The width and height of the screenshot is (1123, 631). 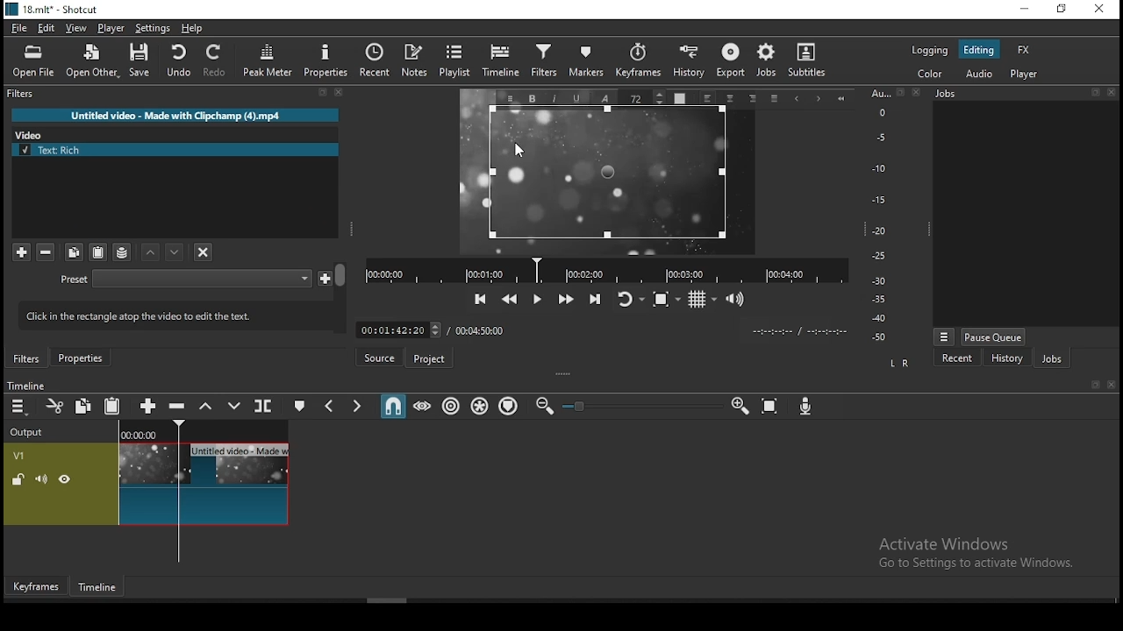 I want to click on settings, so click(x=152, y=29).